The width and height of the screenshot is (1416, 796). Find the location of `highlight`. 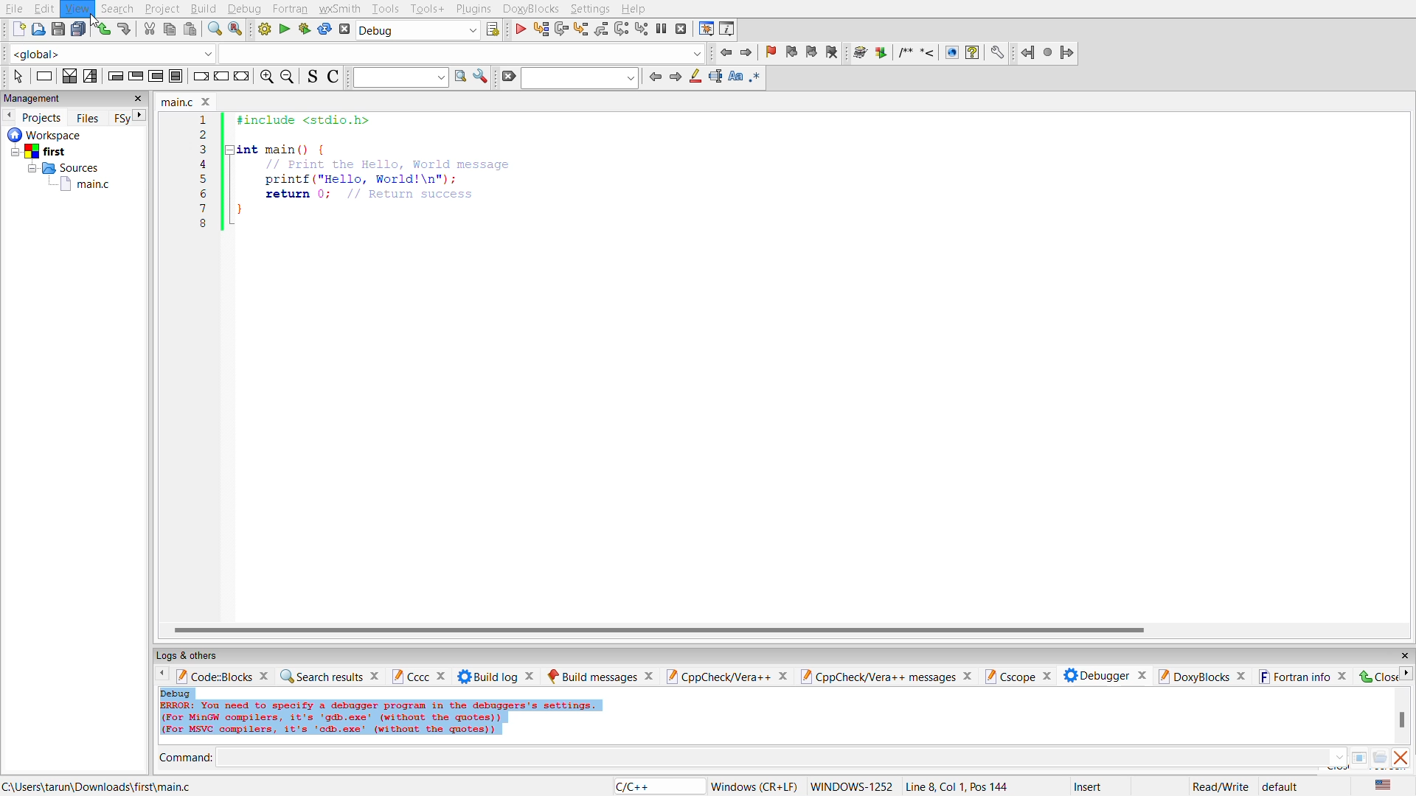

highlight is located at coordinates (698, 78).